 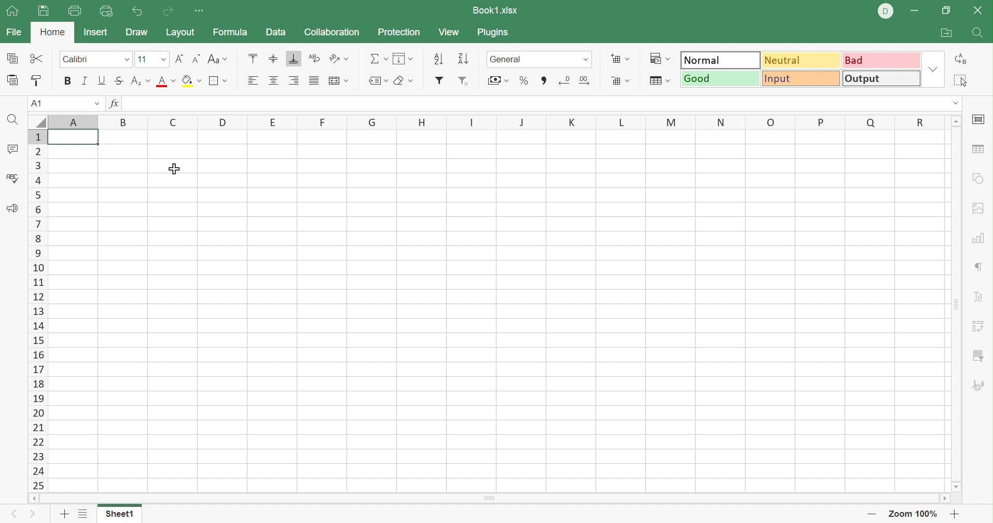 What do you see at coordinates (272, 58) in the screenshot?
I see `Align middle` at bounding box center [272, 58].